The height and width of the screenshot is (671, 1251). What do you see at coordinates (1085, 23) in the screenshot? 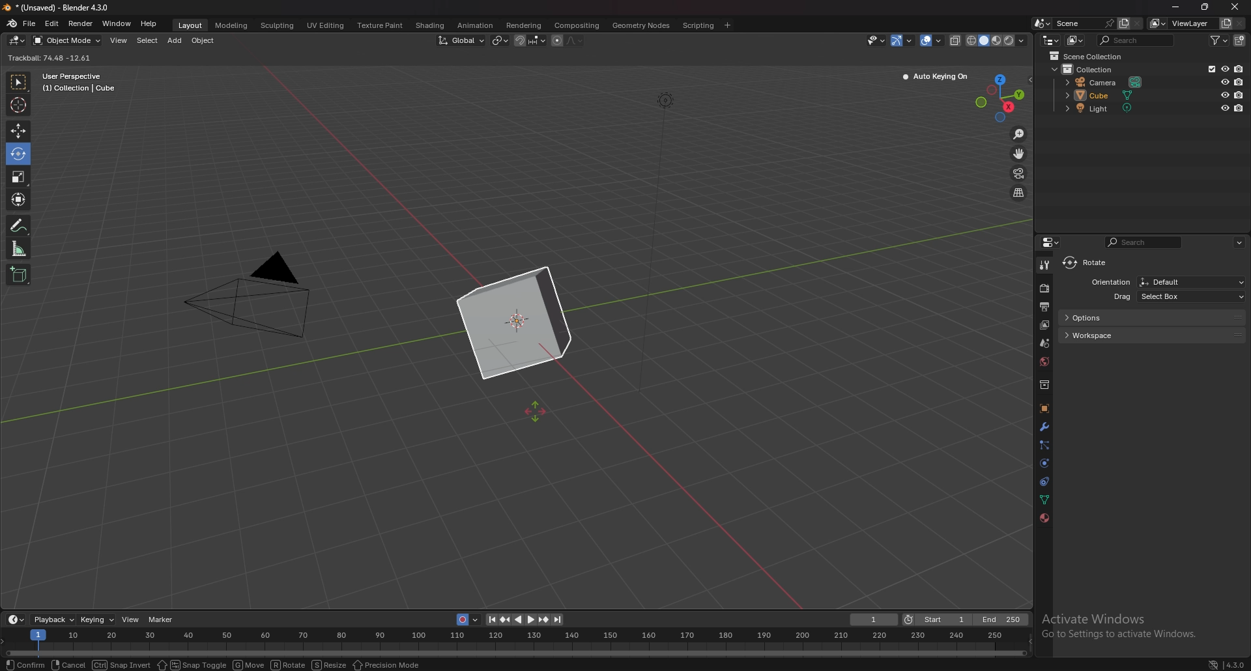
I see `scene` at bounding box center [1085, 23].